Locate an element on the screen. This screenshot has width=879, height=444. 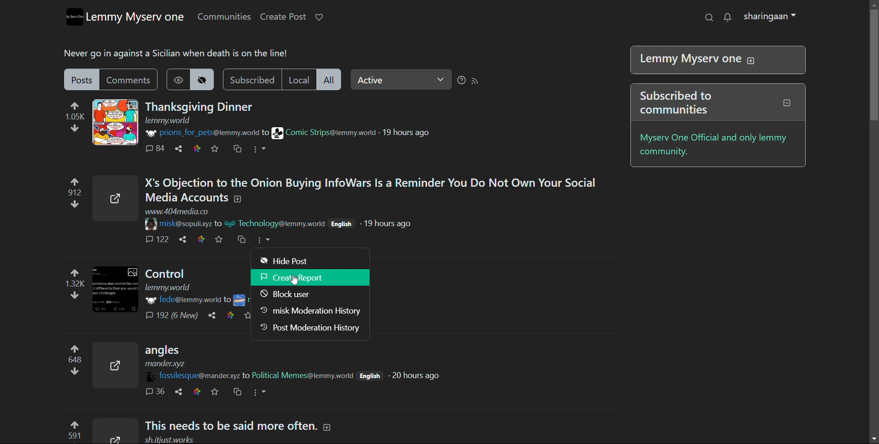
pointer is located at coordinates (295, 284).